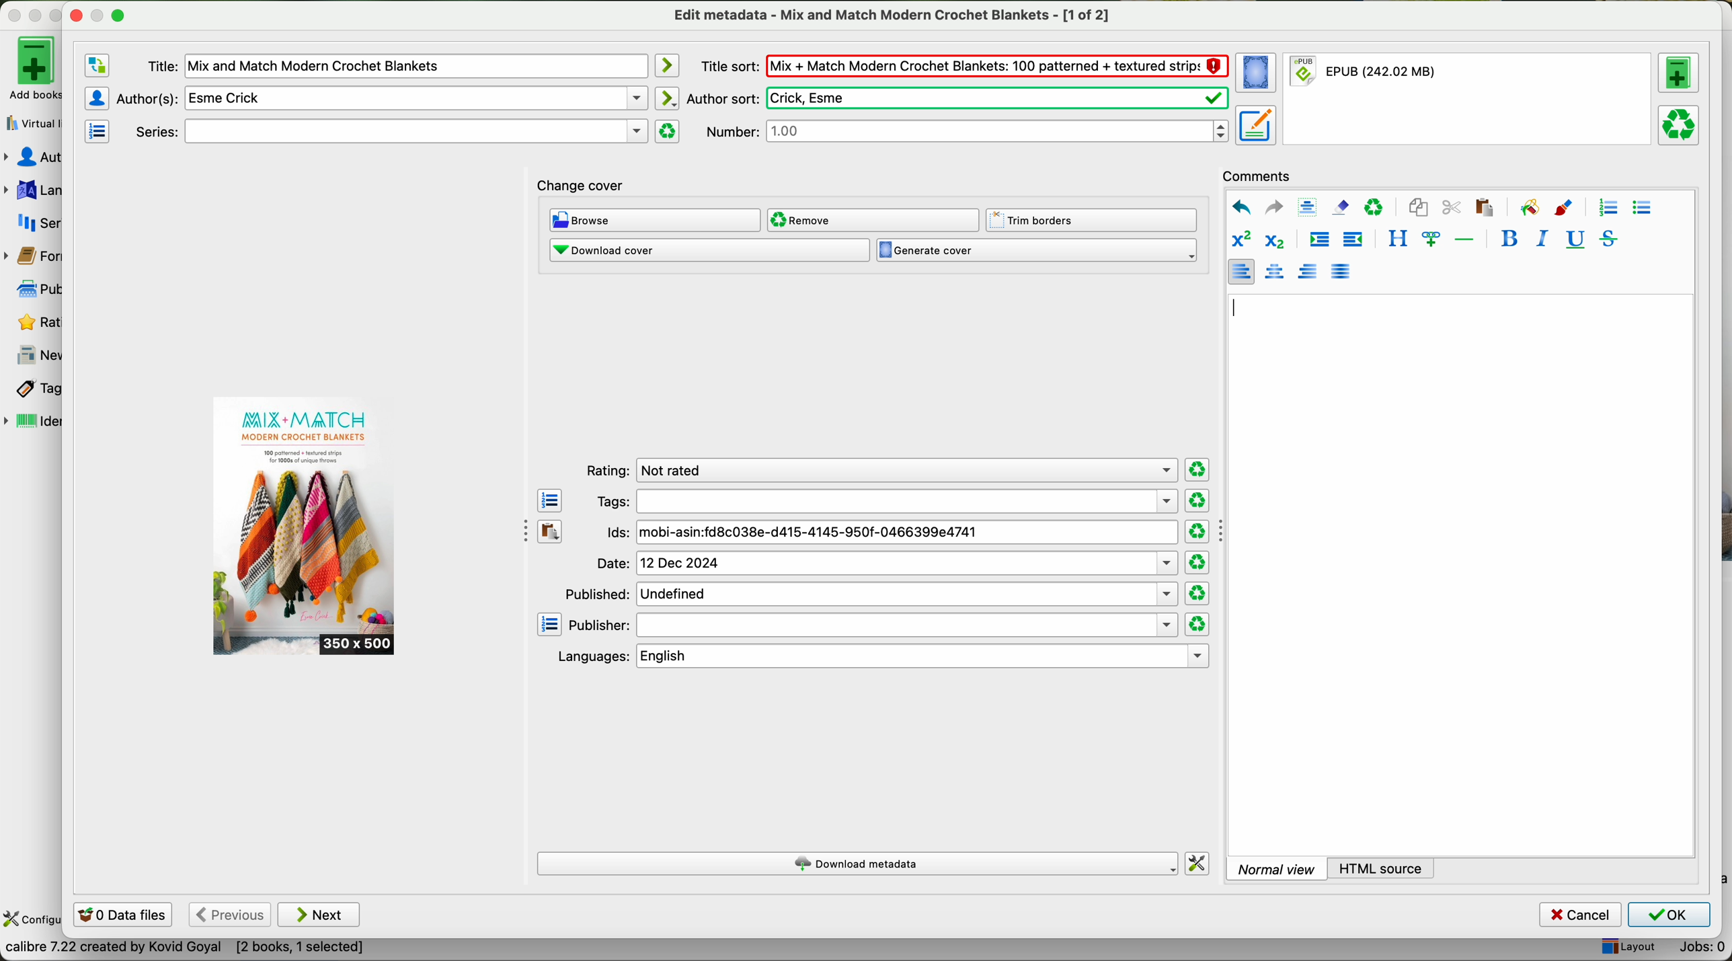  I want to click on change how calibre downloads metadata, so click(1198, 864).